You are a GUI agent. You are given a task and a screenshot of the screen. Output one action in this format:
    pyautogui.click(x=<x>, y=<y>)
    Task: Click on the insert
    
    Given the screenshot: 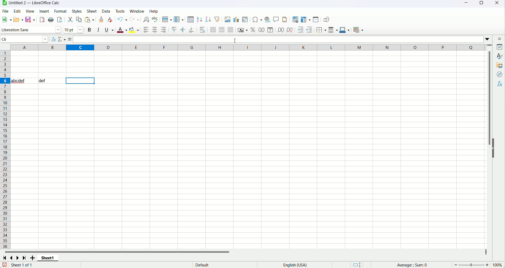 What is the action you would take?
    pyautogui.click(x=44, y=11)
    